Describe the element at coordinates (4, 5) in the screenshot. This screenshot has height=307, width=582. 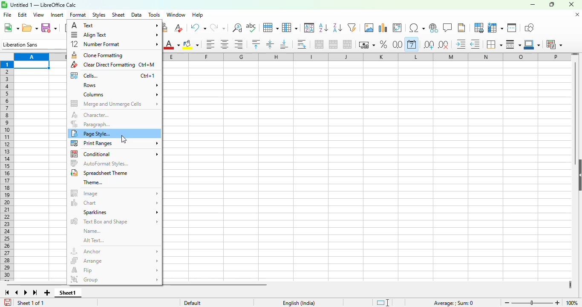
I see `logo` at that location.